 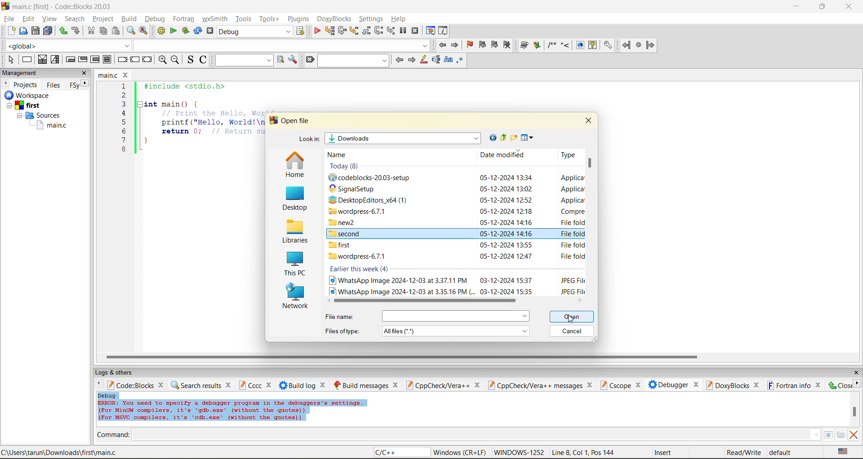 What do you see at coordinates (844, 451) in the screenshot?
I see `text language` at bounding box center [844, 451].